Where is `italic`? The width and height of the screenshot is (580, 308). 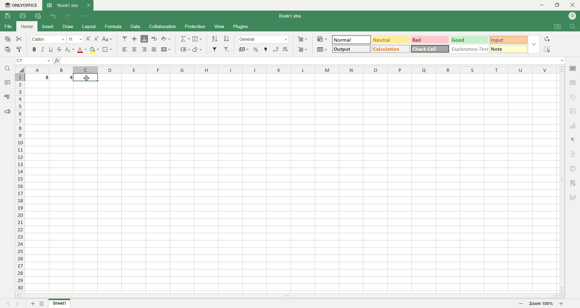 italic is located at coordinates (43, 49).